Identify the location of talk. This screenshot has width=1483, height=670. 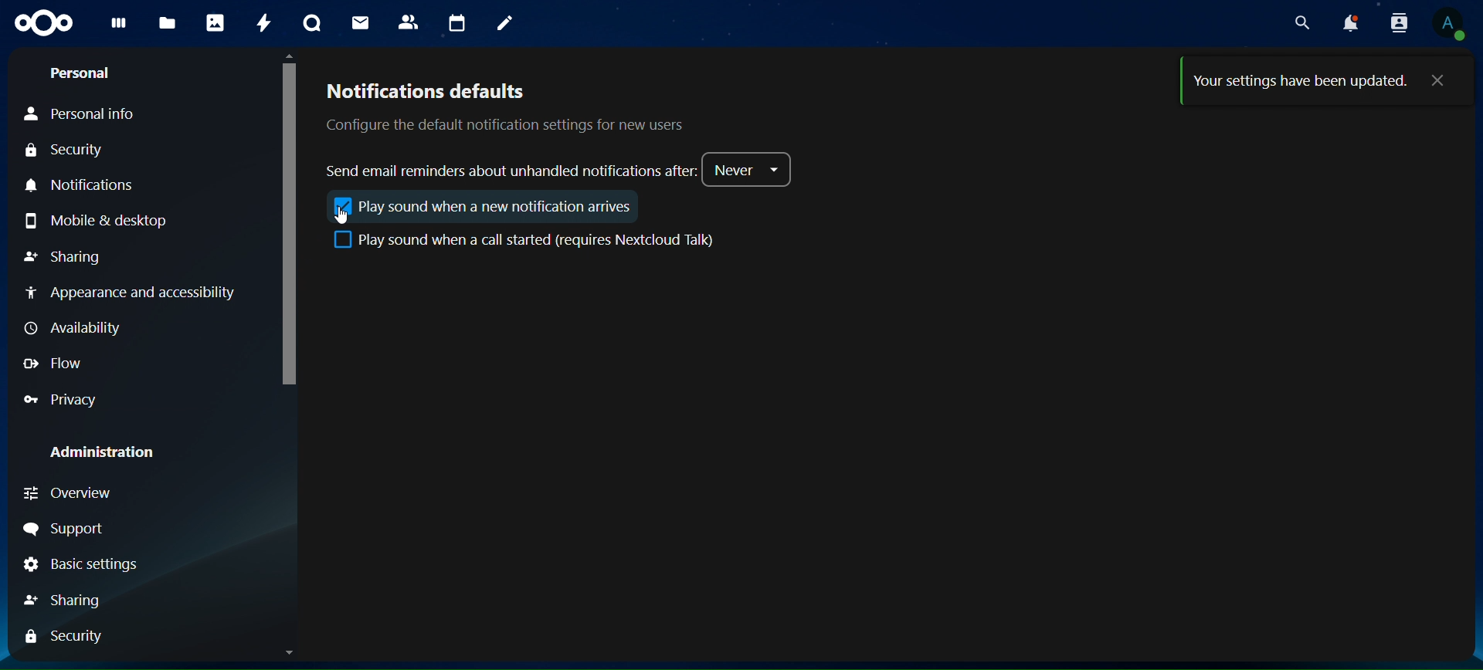
(309, 25).